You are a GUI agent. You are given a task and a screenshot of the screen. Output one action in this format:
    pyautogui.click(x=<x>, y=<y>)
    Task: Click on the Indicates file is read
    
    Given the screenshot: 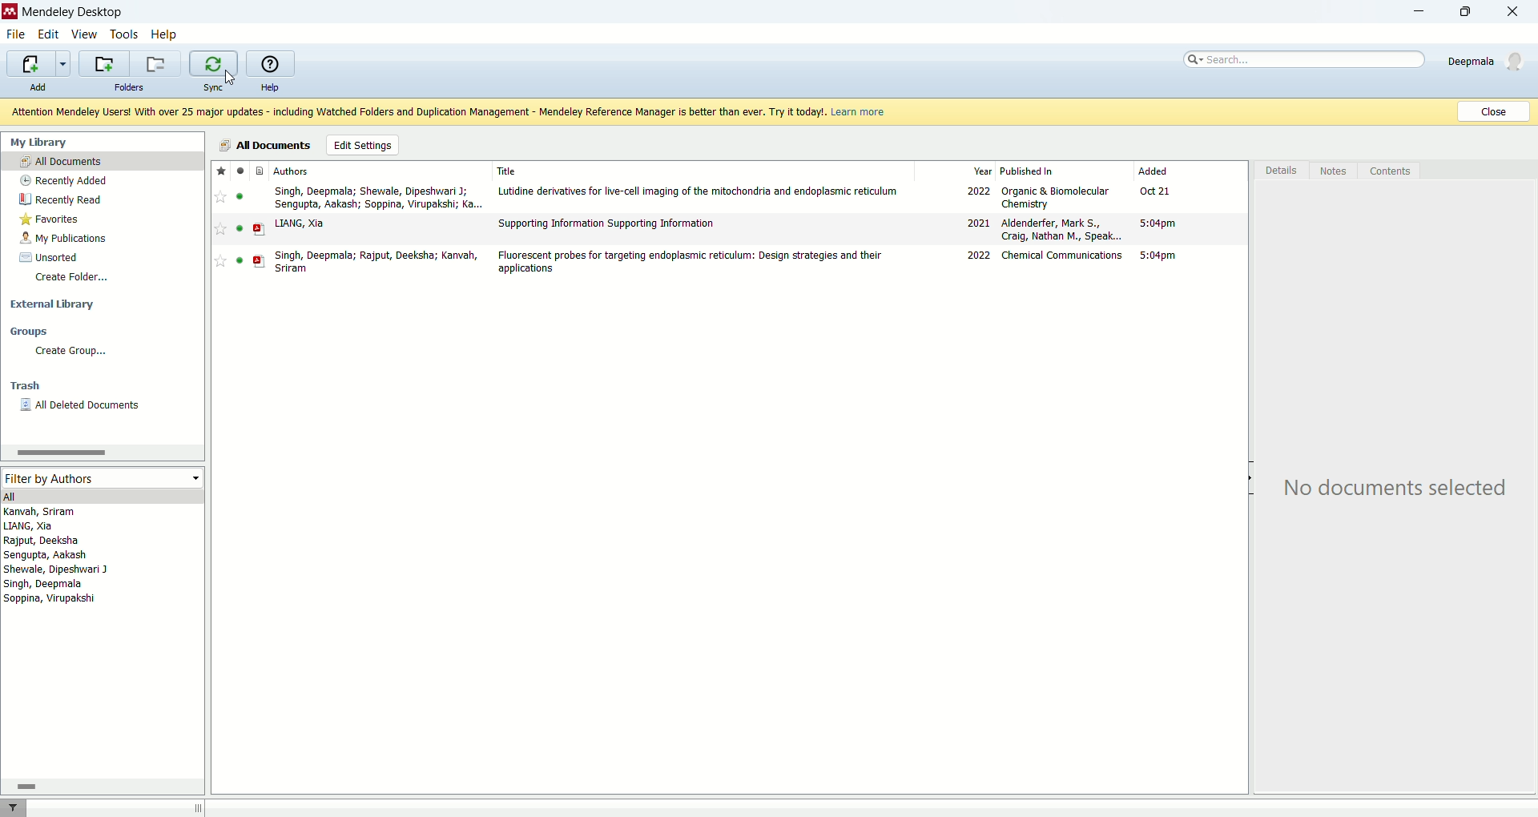 What is the action you would take?
    pyautogui.click(x=240, y=229)
    